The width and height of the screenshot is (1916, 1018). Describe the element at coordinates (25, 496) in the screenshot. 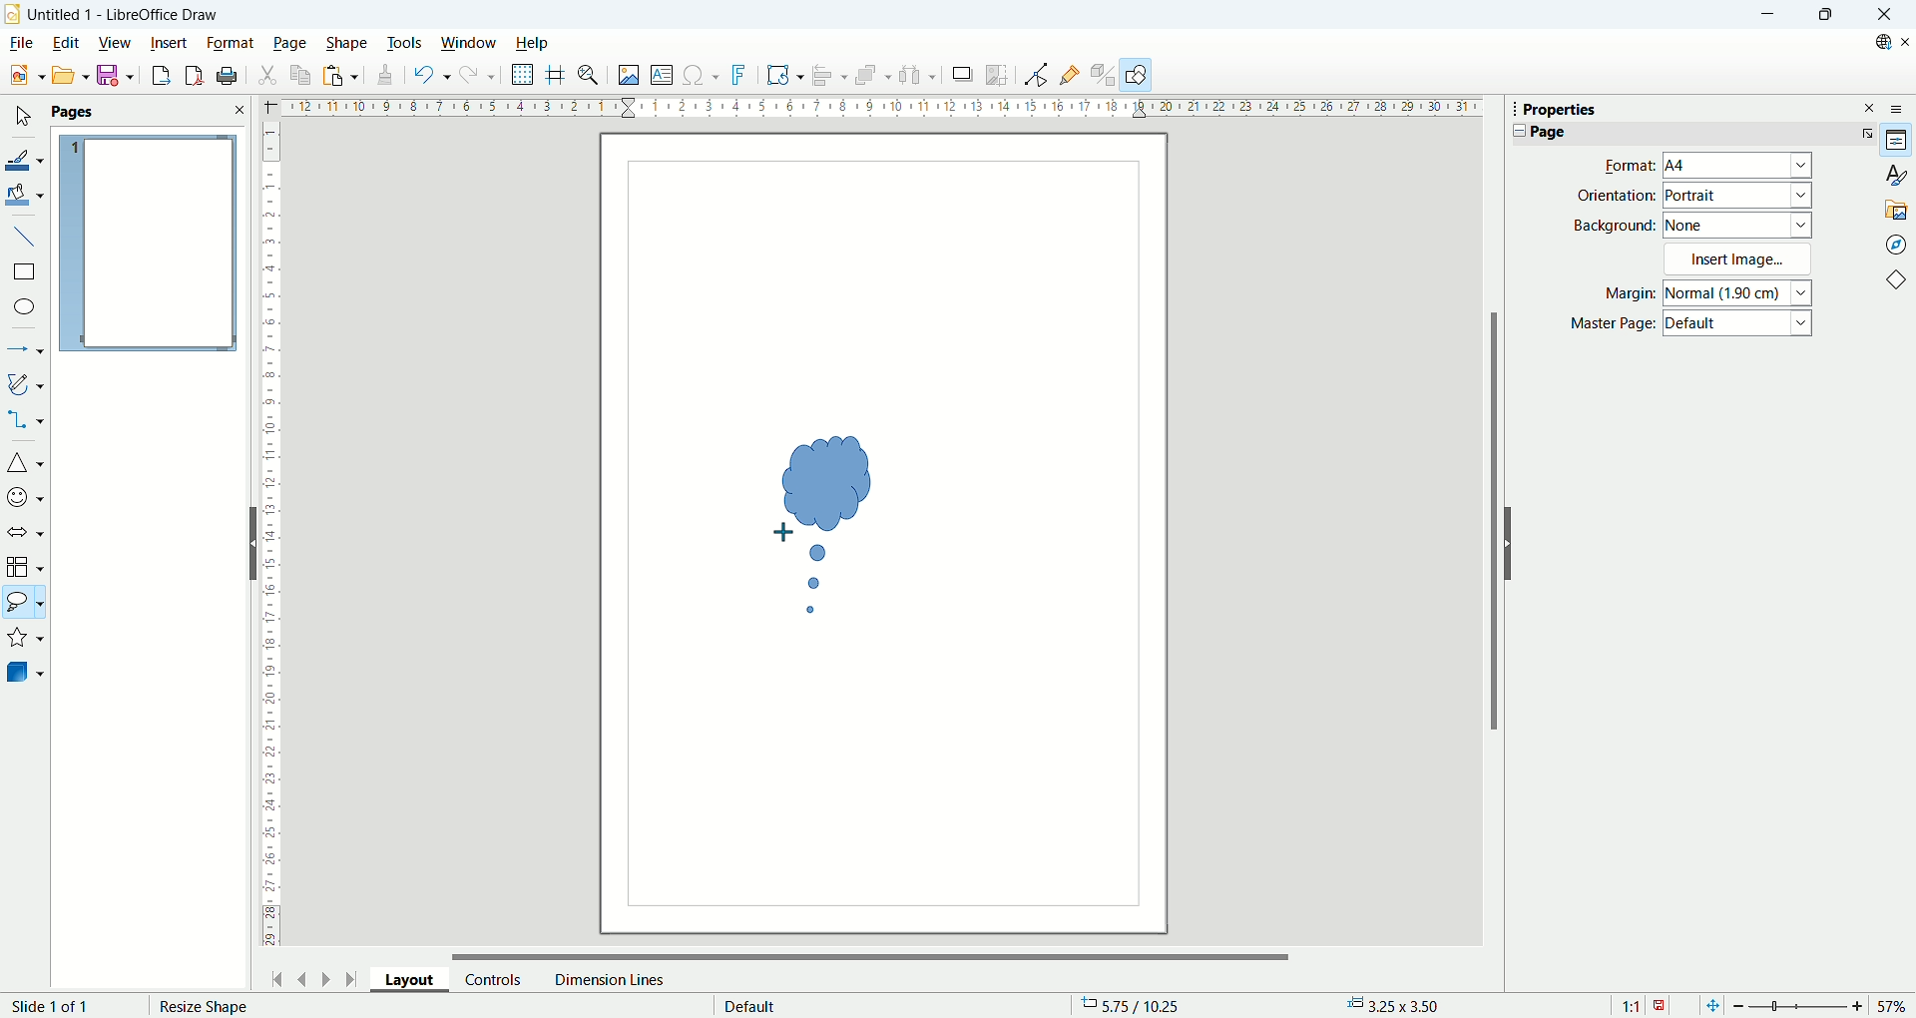

I see `symbol shapes` at that location.